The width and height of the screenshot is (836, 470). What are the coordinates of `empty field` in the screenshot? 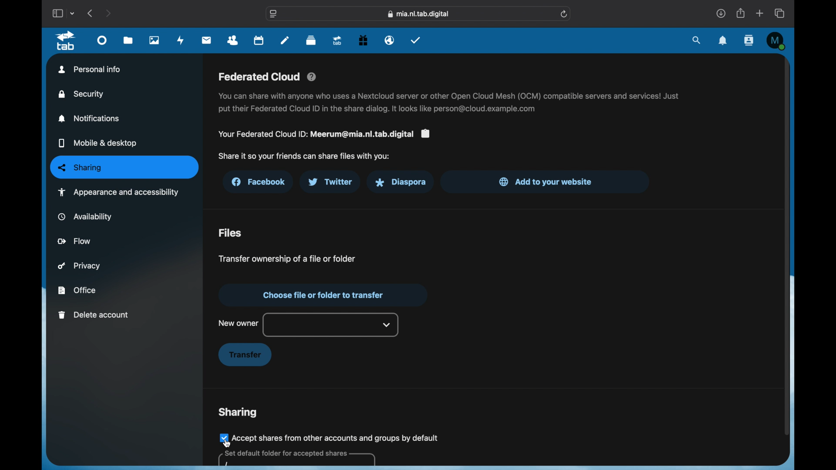 It's located at (296, 459).